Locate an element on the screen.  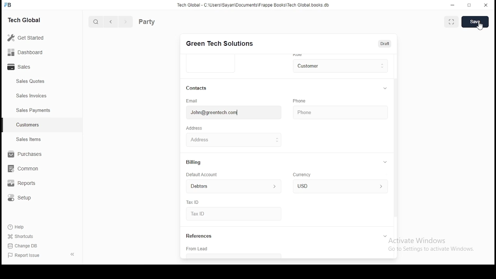
customer is located at coordinates (340, 65).